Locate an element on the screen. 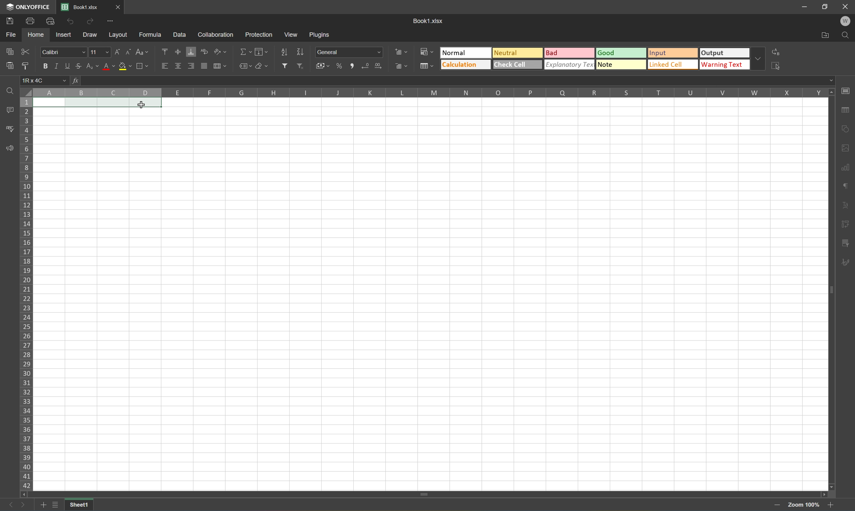 This screenshot has height=511, width=855. find is located at coordinates (9, 92).